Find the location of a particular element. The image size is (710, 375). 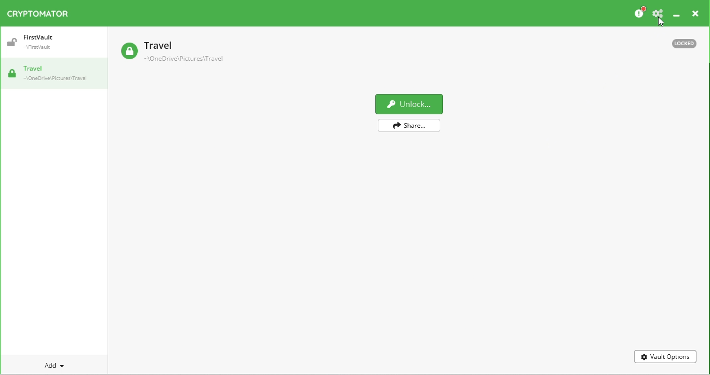

Please consider donating  is located at coordinates (640, 12).